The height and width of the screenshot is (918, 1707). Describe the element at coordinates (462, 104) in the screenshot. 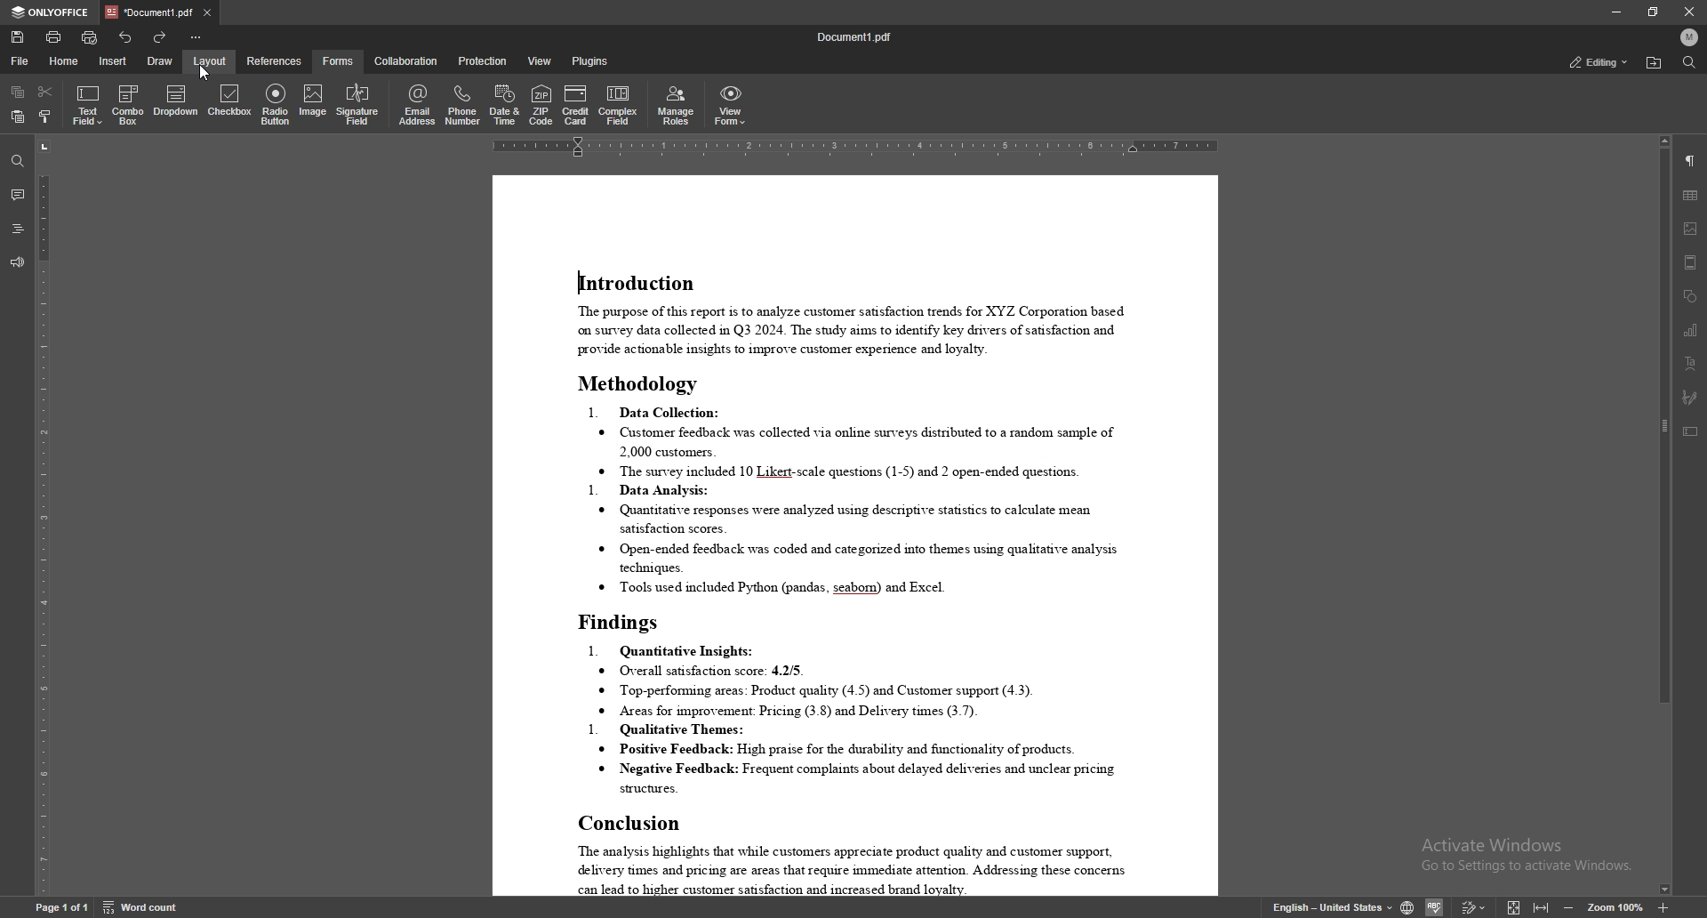

I see `phone number` at that location.